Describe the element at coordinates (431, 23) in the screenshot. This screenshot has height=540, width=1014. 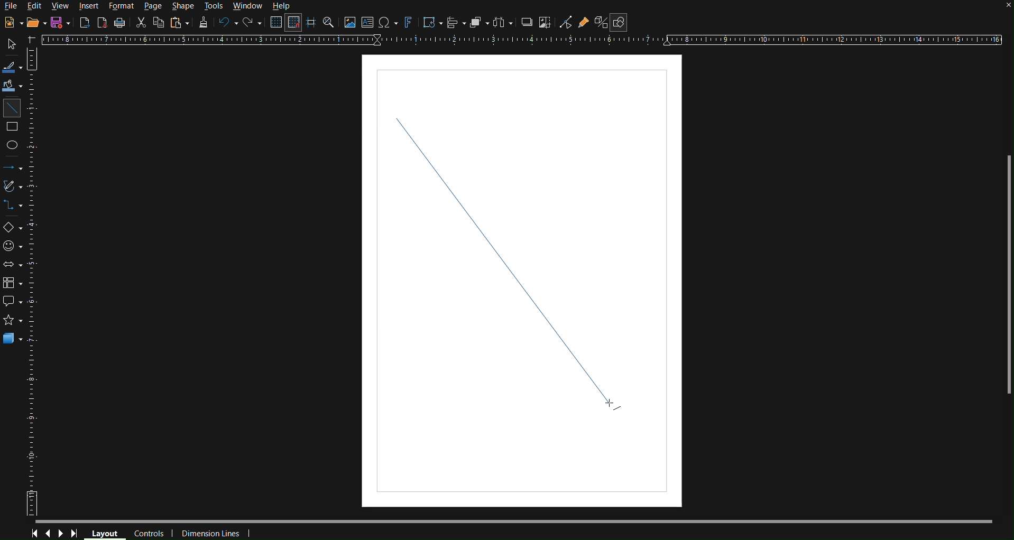
I see `Transformations` at that location.